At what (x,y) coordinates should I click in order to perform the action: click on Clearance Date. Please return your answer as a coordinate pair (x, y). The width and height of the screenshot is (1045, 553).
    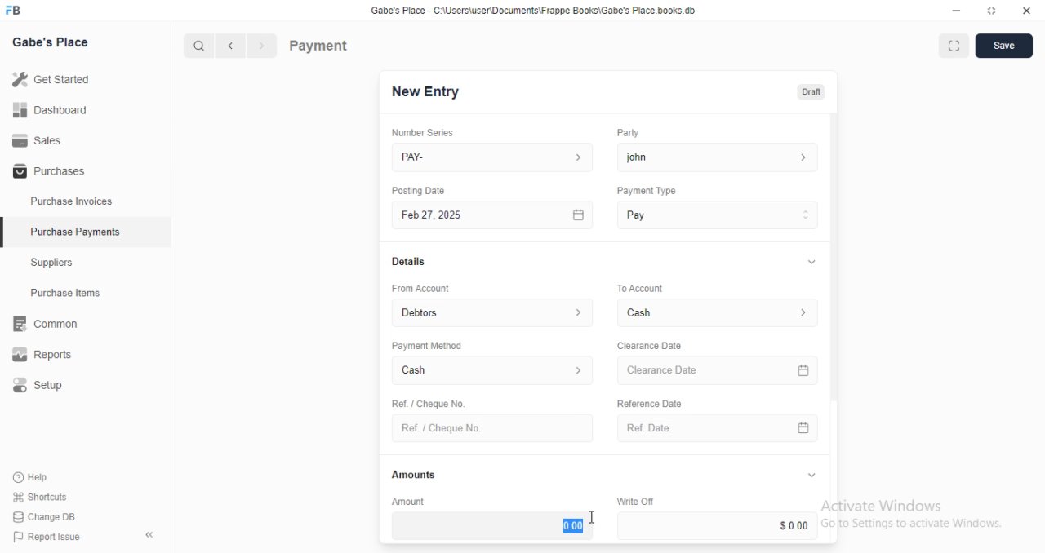
    Looking at the image, I should click on (648, 346).